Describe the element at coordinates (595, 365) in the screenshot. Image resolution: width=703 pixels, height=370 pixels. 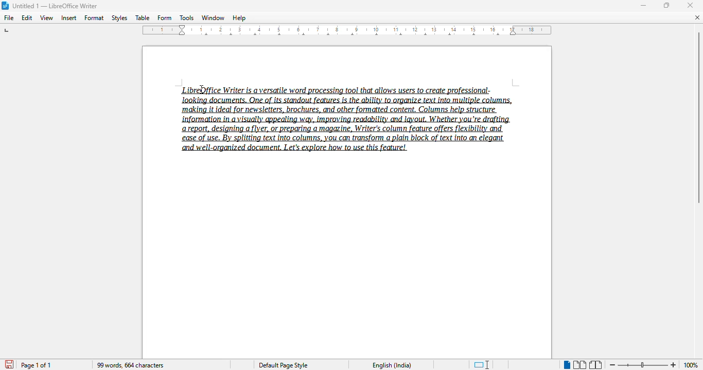
I see `book view` at that location.